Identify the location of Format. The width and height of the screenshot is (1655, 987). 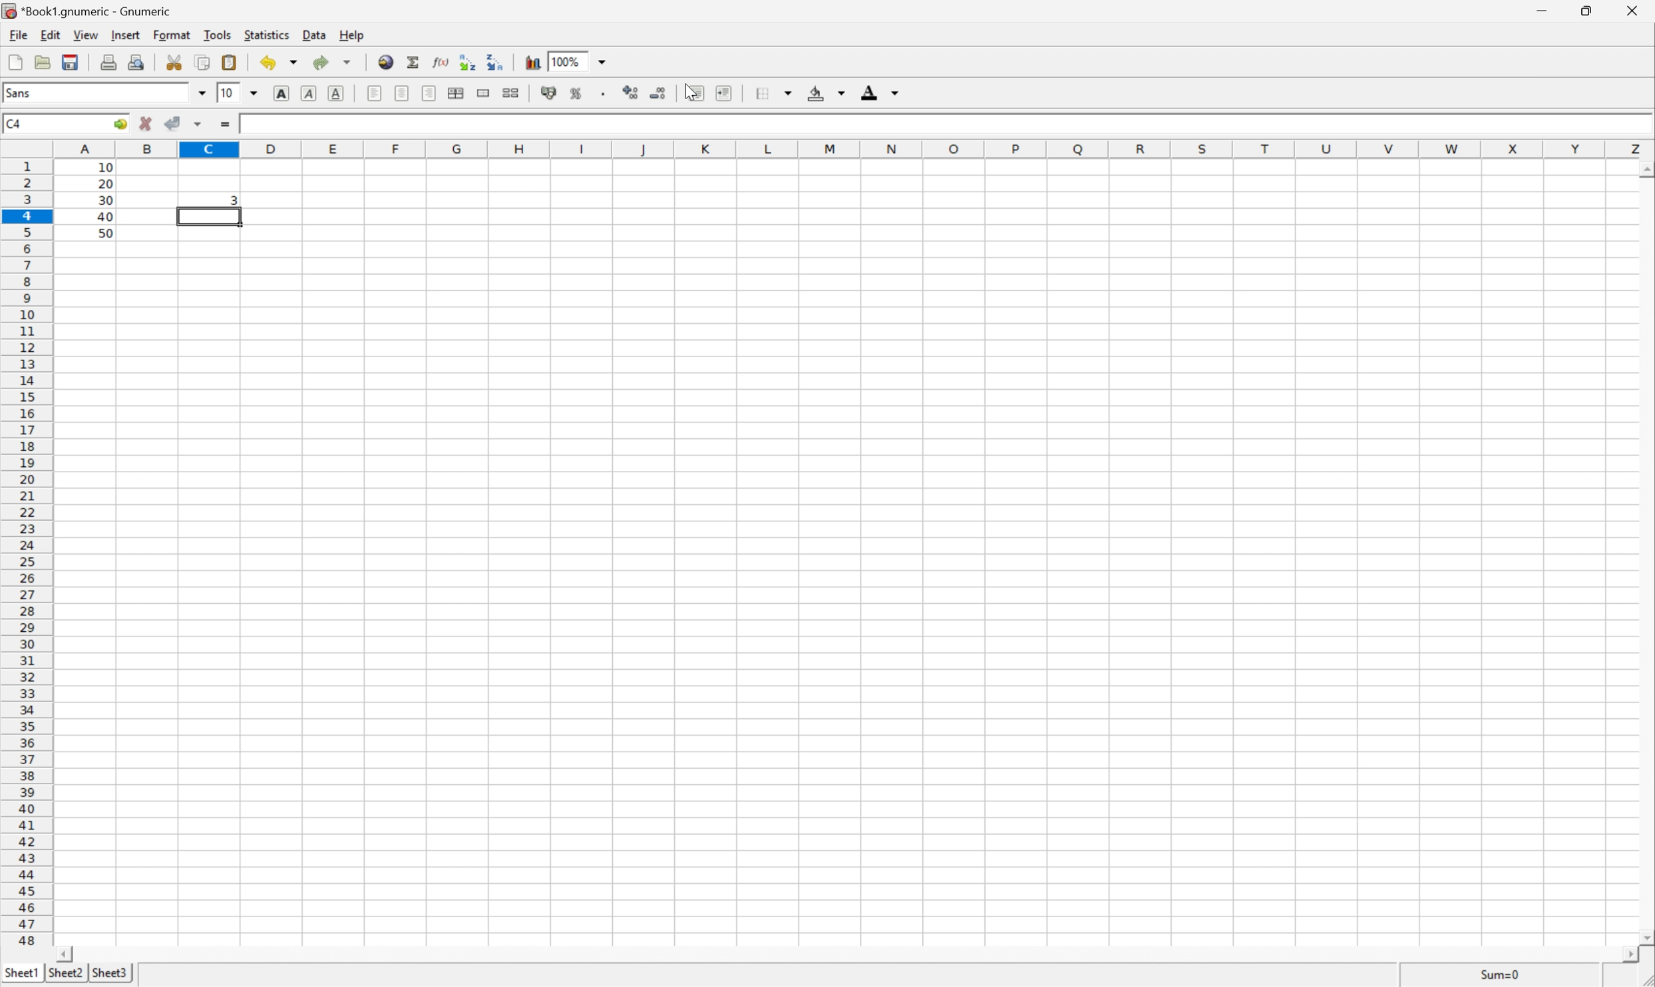
(171, 34).